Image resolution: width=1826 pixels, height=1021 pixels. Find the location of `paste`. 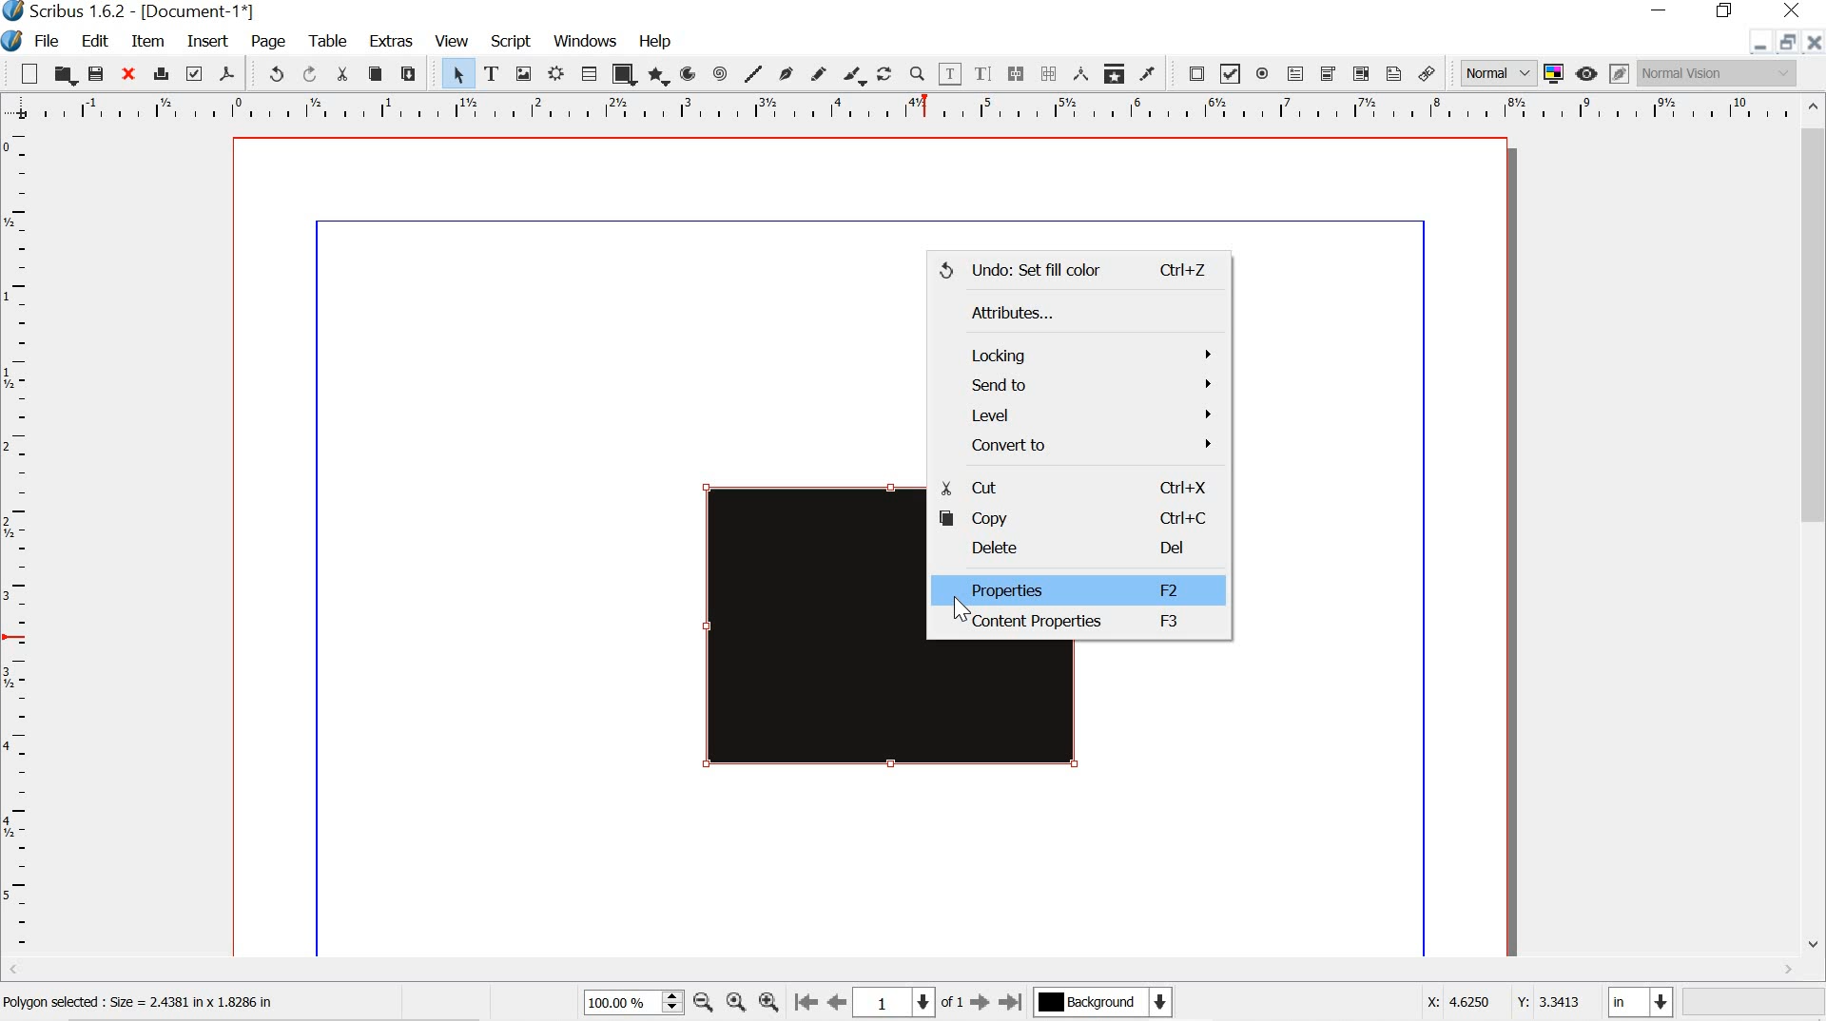

paste is located at coordinates (415, 74).